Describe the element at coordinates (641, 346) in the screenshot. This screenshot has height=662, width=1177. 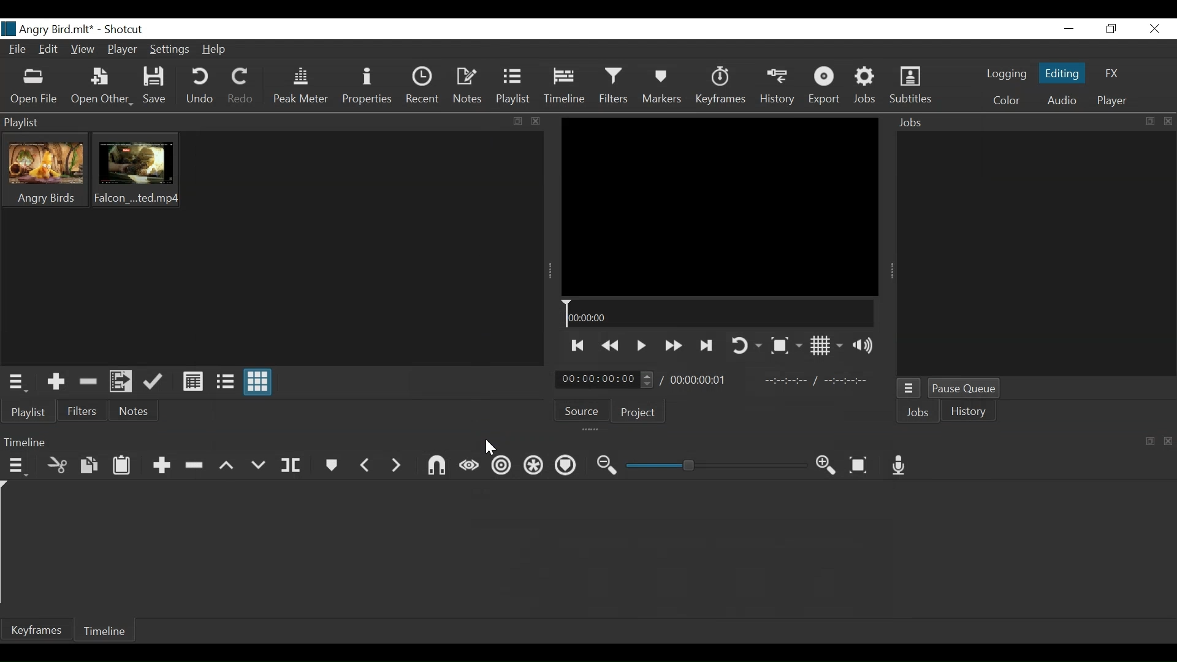
I see `Toggle play or pause (space)` at that location.